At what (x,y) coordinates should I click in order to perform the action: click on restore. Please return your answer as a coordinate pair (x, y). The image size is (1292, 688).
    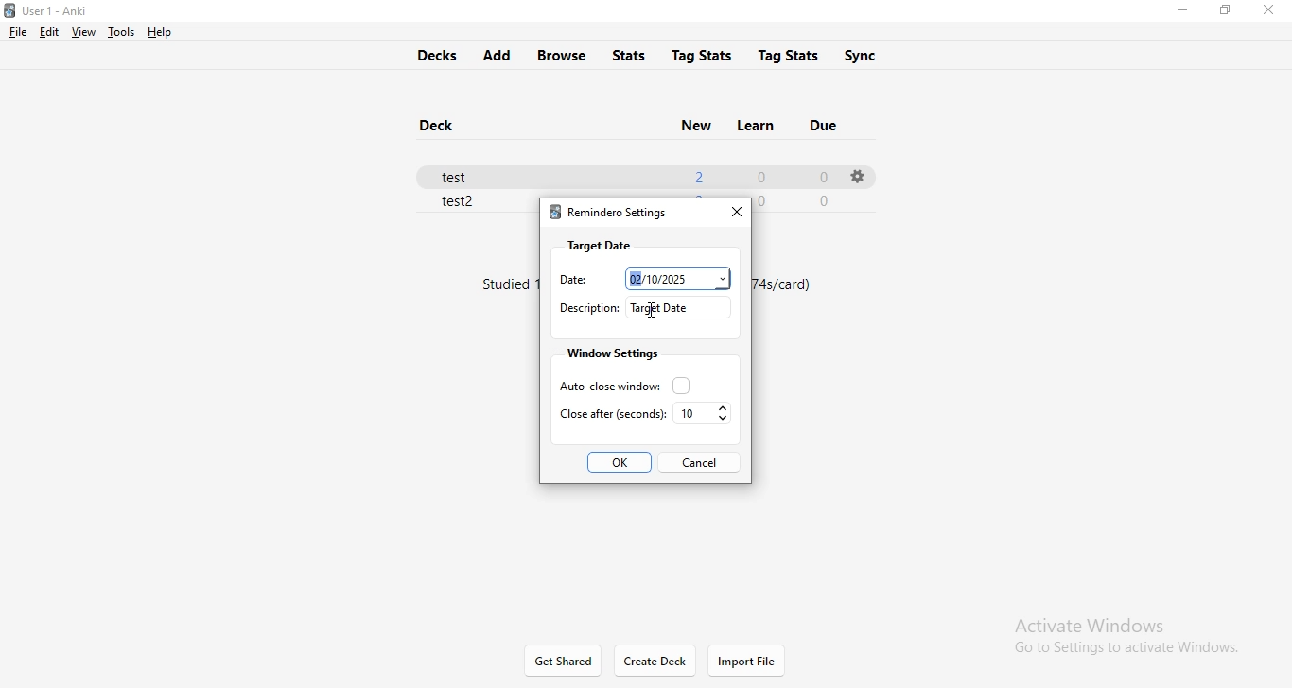
    Looking at the image, I should click on (1224, 10).